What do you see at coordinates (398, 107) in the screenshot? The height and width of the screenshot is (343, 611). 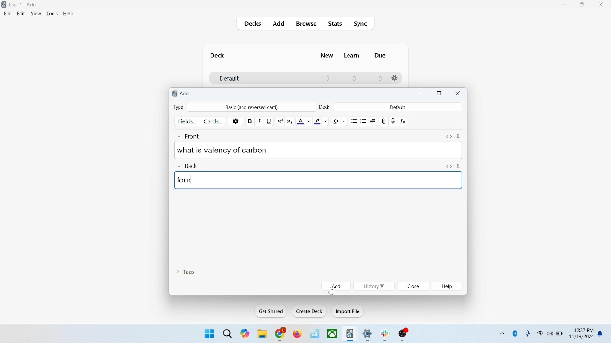 I see `default` at bounding box center [398, 107].